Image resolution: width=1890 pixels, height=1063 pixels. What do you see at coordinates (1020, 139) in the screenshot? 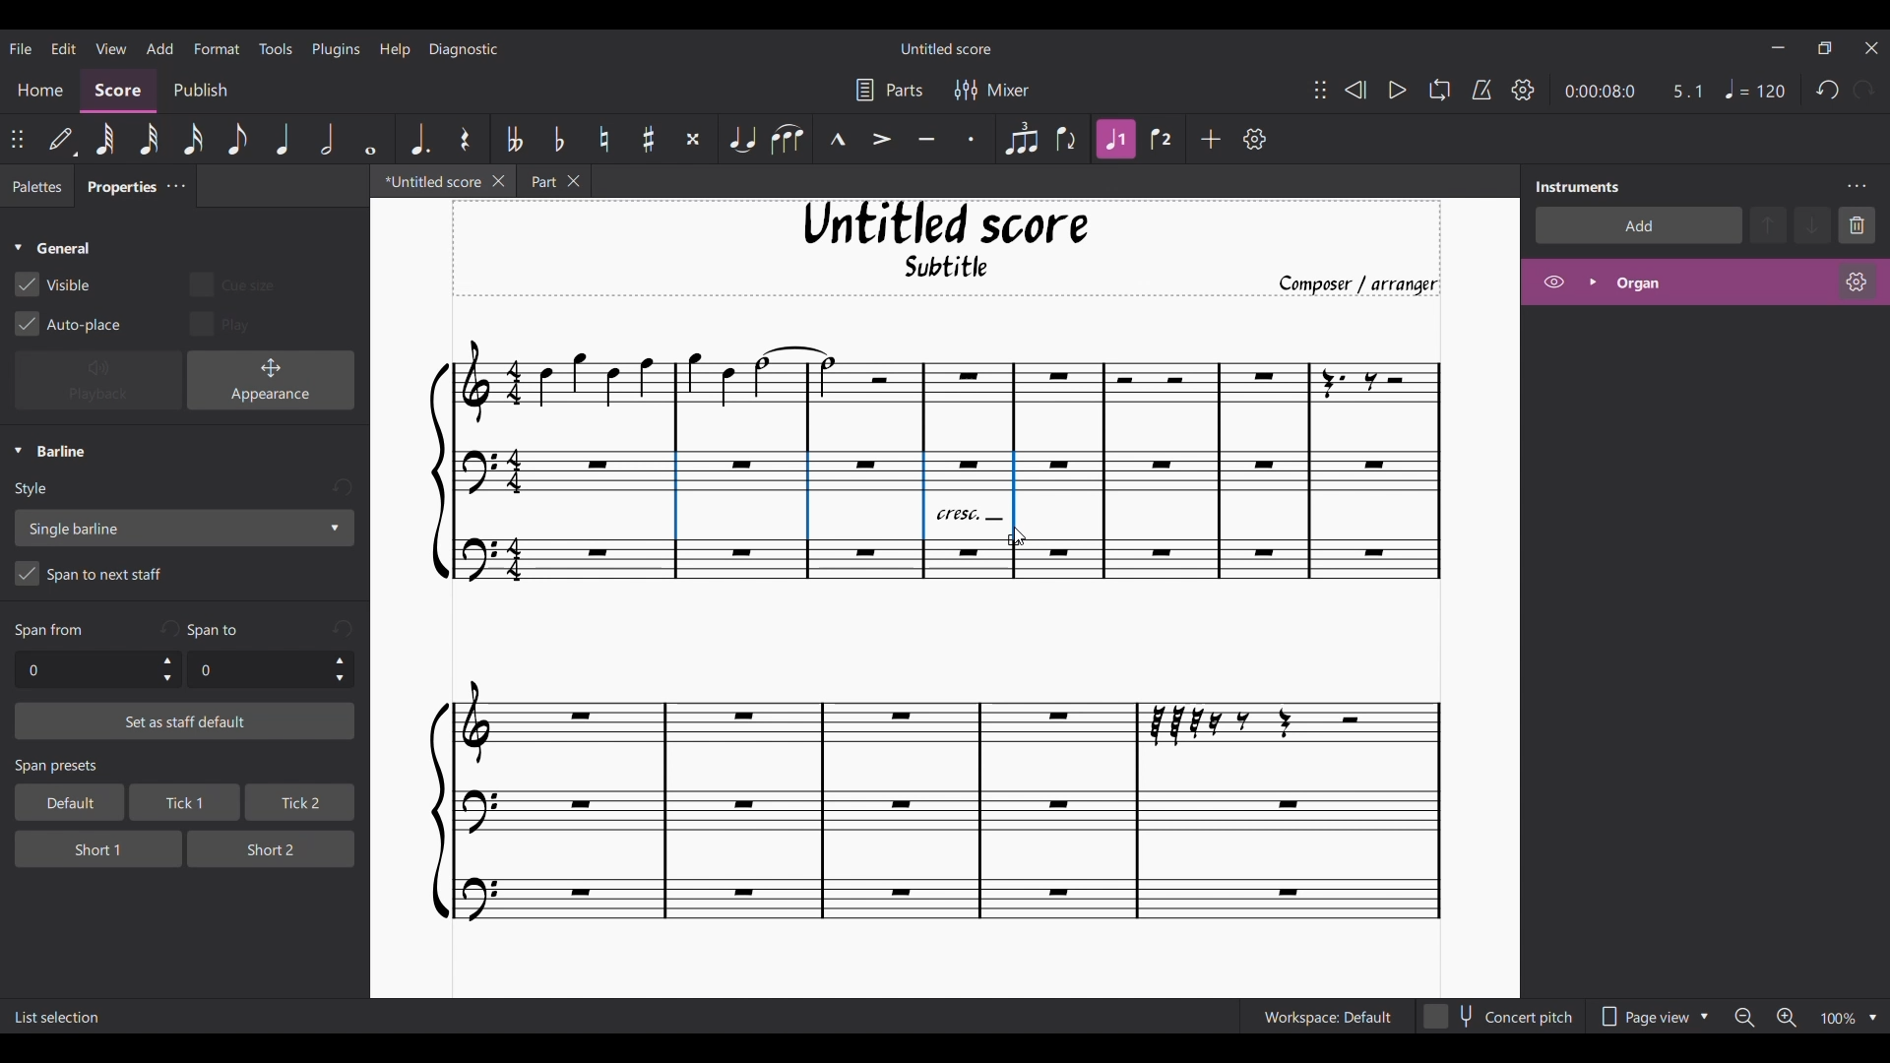
I see `Tuplet` at bounding box center [1020, 139].